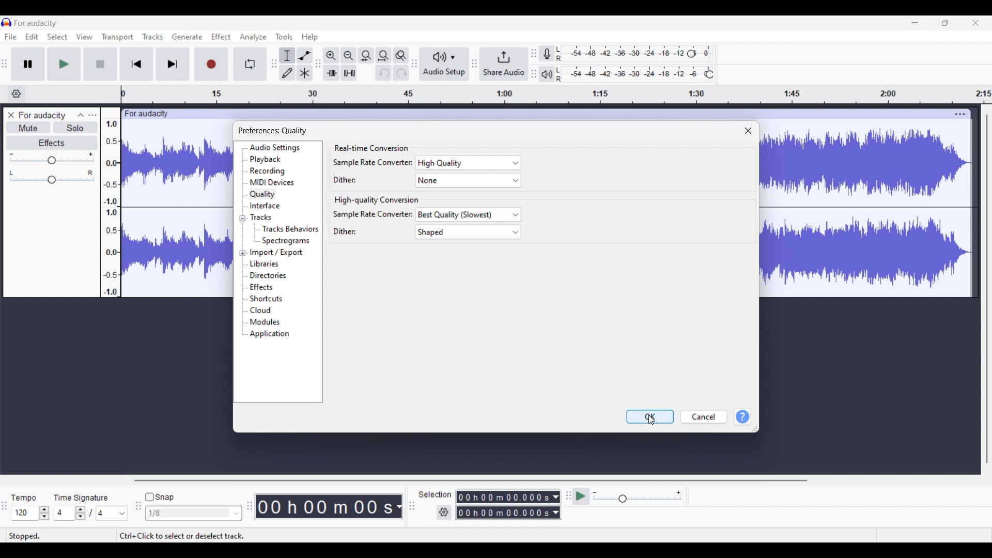 Image resolution: width=992 pixels, height=558 pixels. Describe the element at coordinates (547, 54) in the screenshot. I see `Record meter` at that location.